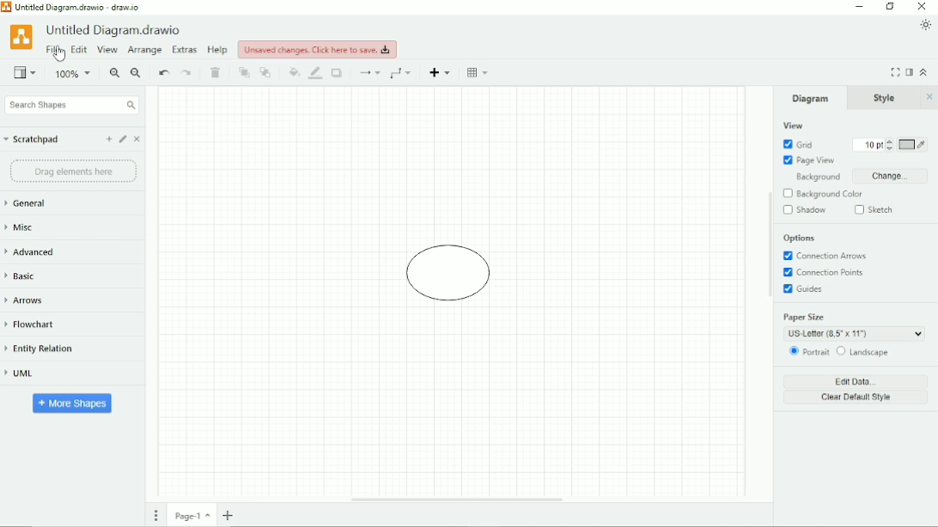 This screenshot has width=938, height=527. What do you see at coordinates (857, 381) in the screenshot?
I see `Edit Data` at bounding box center [857, 381].